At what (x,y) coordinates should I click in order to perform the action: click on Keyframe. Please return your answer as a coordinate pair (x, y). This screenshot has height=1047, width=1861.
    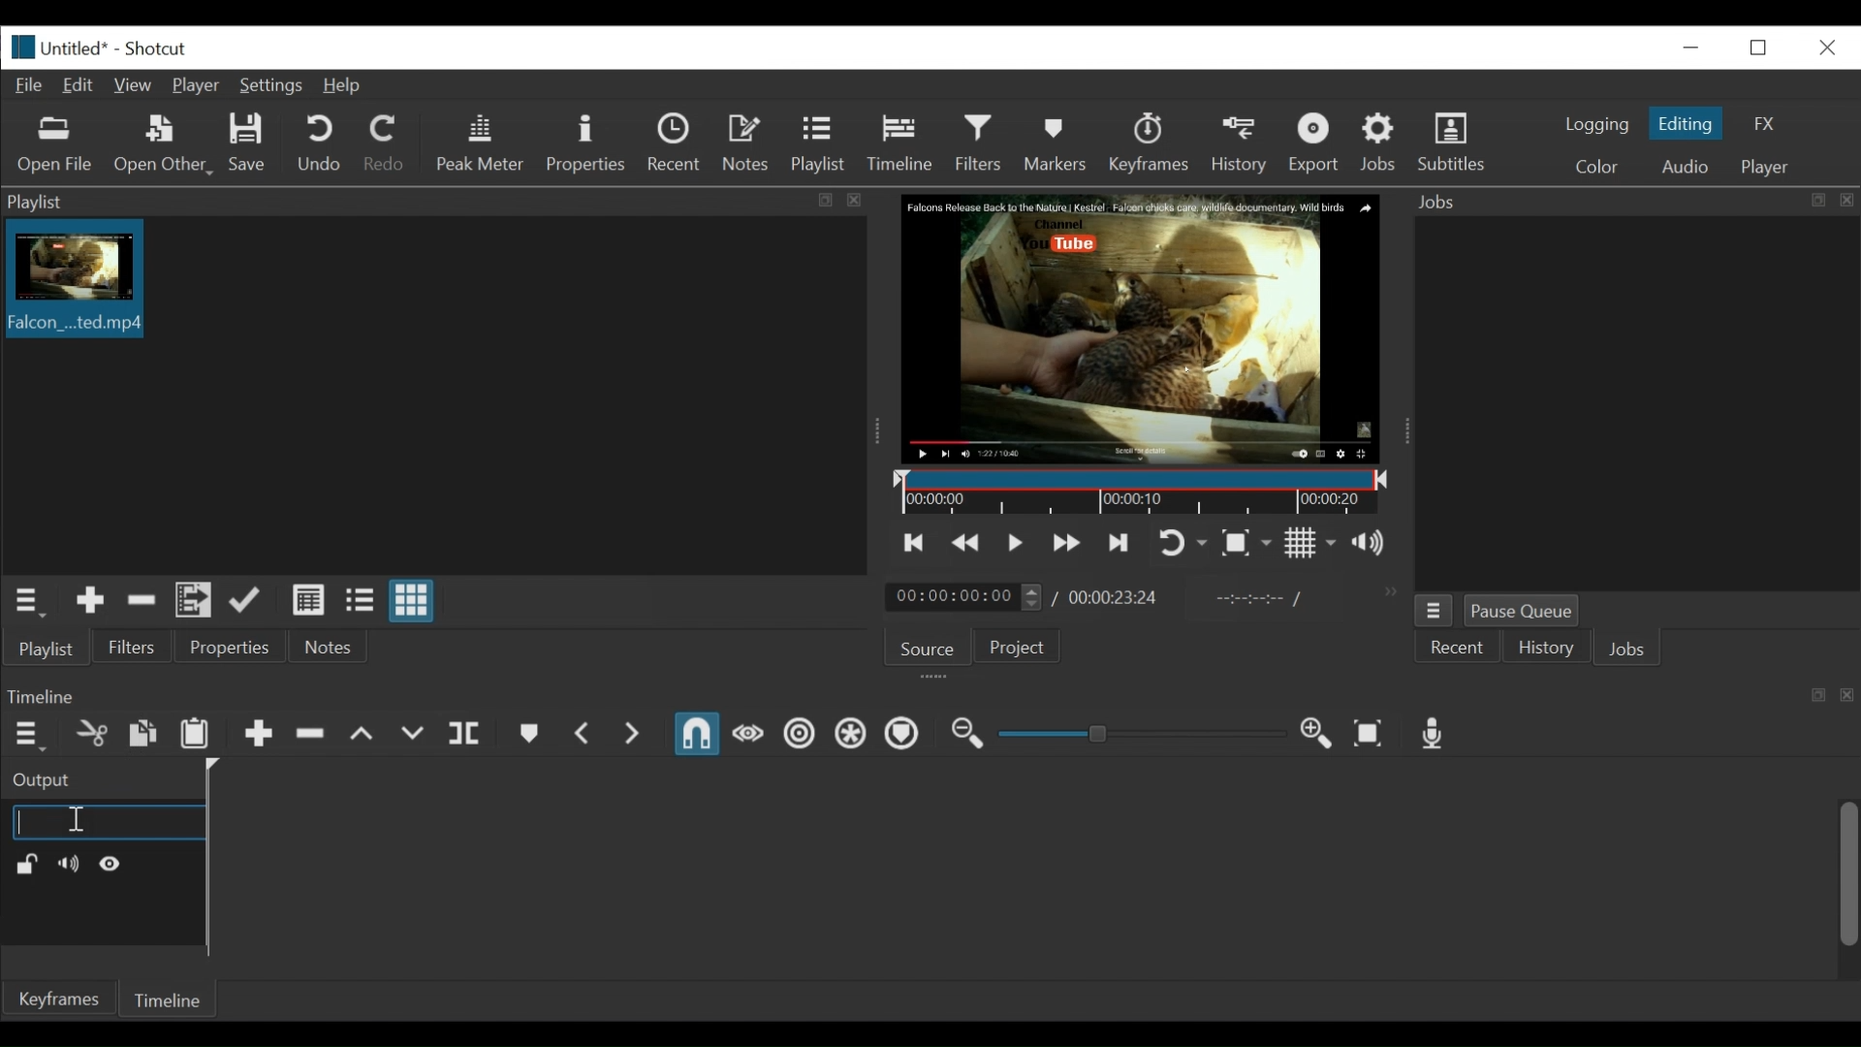
    Looking at the image, I should click on (1150, 144).